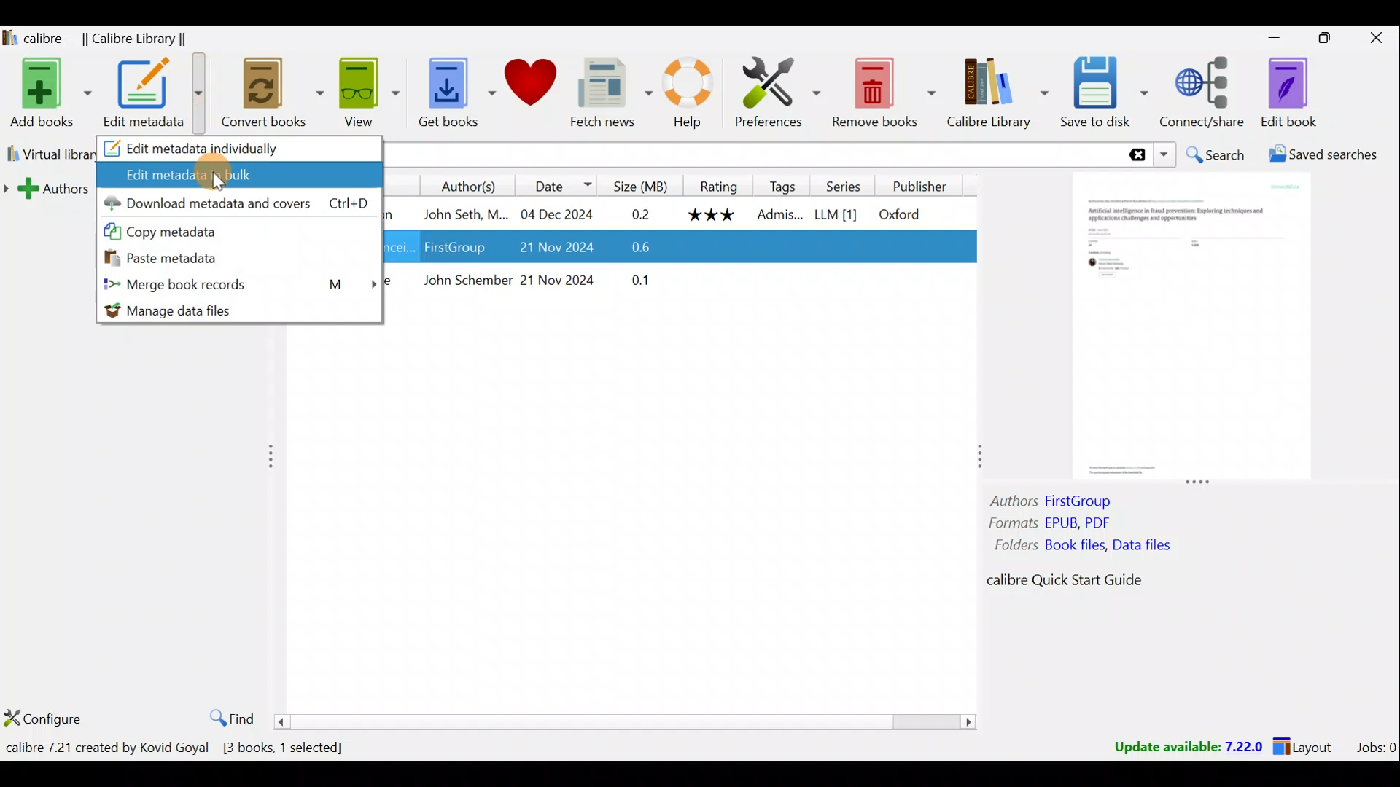 This screenshot has width=1400, height=787. What do you see at coordinates (1375, 747) in the screenshot?
I see `Jobs` at bounding box center [1375, 747].